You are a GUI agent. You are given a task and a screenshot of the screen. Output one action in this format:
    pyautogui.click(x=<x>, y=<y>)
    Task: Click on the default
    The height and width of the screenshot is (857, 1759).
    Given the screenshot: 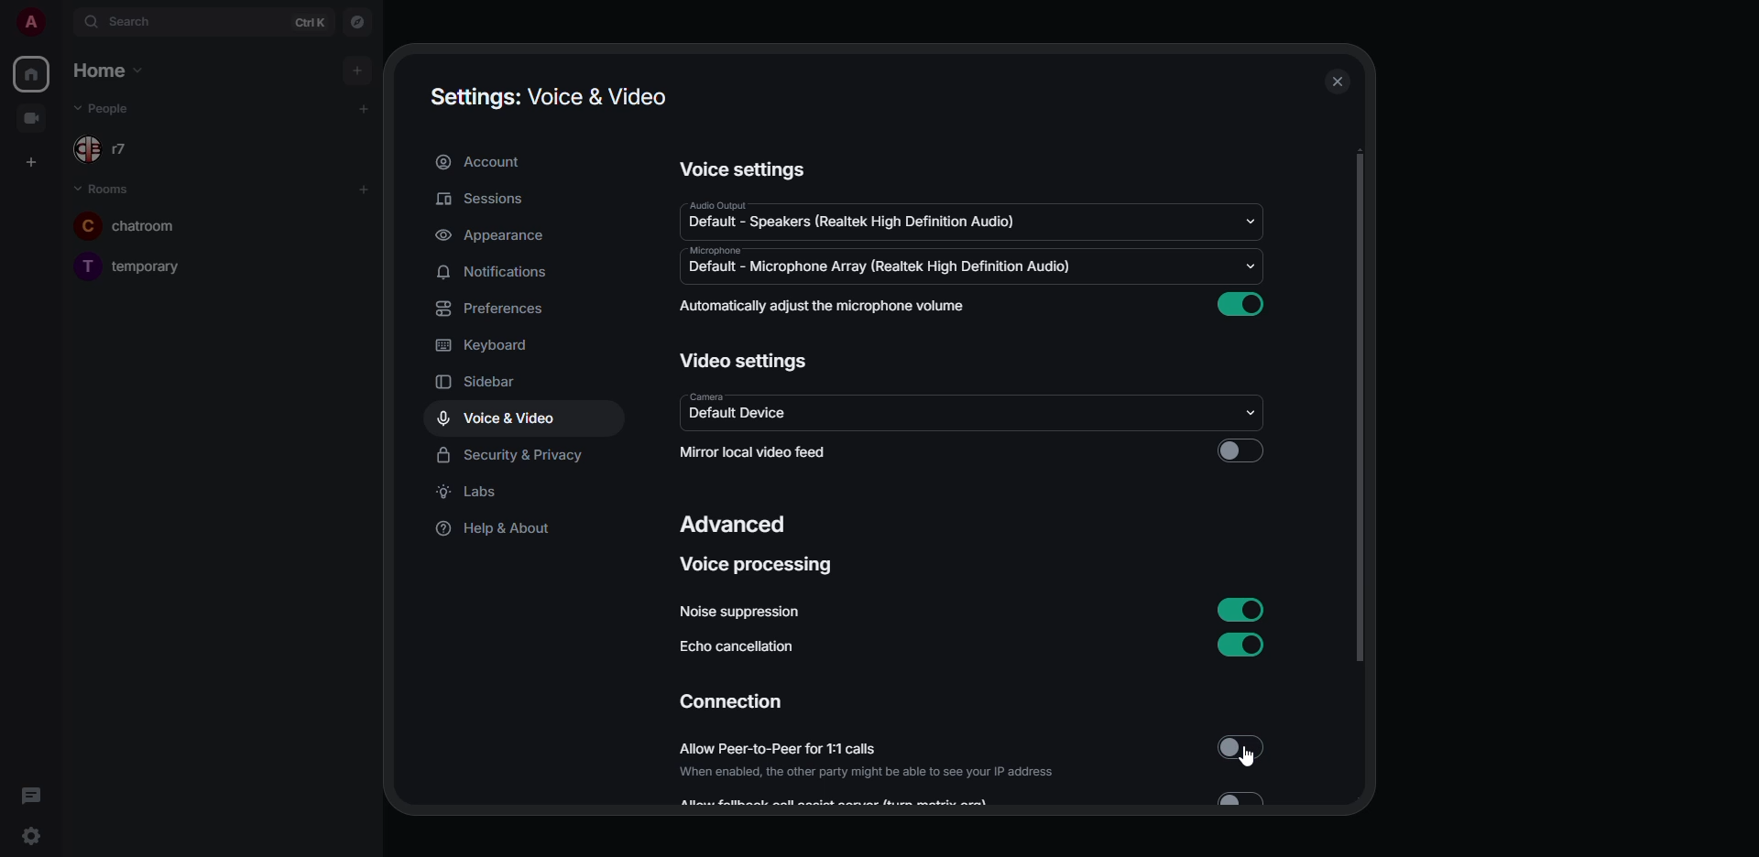 What is the action you would take?
    pyautogui.click(x=885, y=267)
    